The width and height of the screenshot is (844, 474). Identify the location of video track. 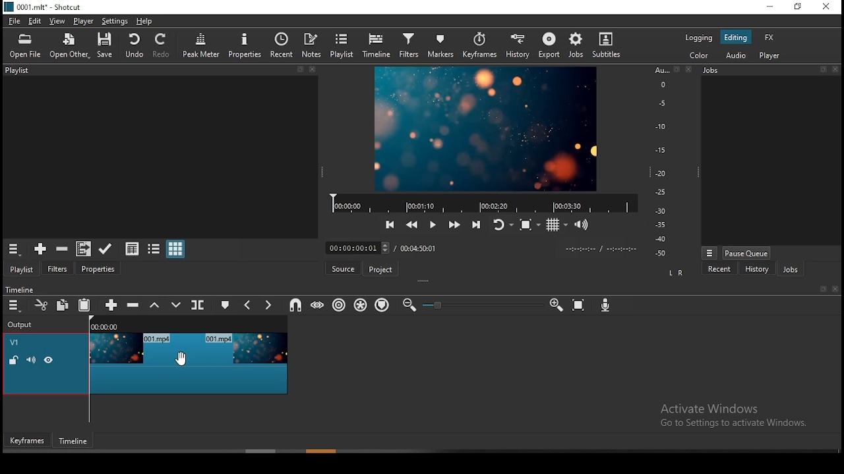
(146, 363).